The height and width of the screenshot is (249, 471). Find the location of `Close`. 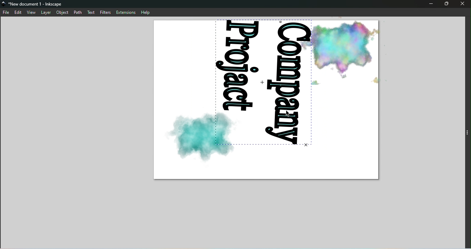

Close is located at coordinates (464, 4).